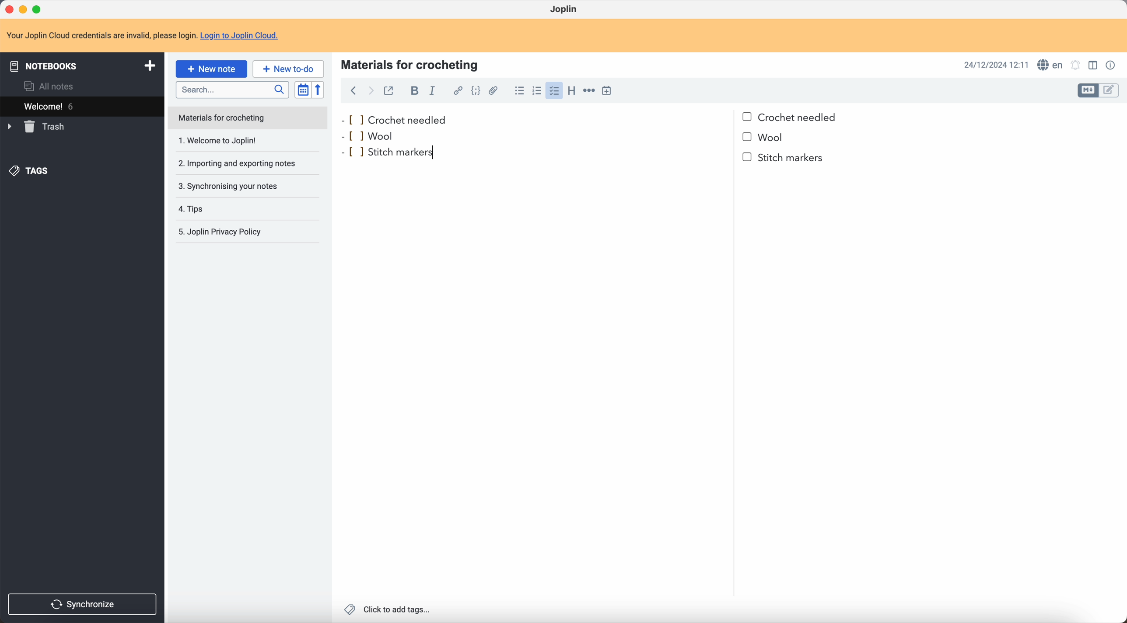 The image size is (1127, 623). I want to click on bullet point, so click(348, 134).